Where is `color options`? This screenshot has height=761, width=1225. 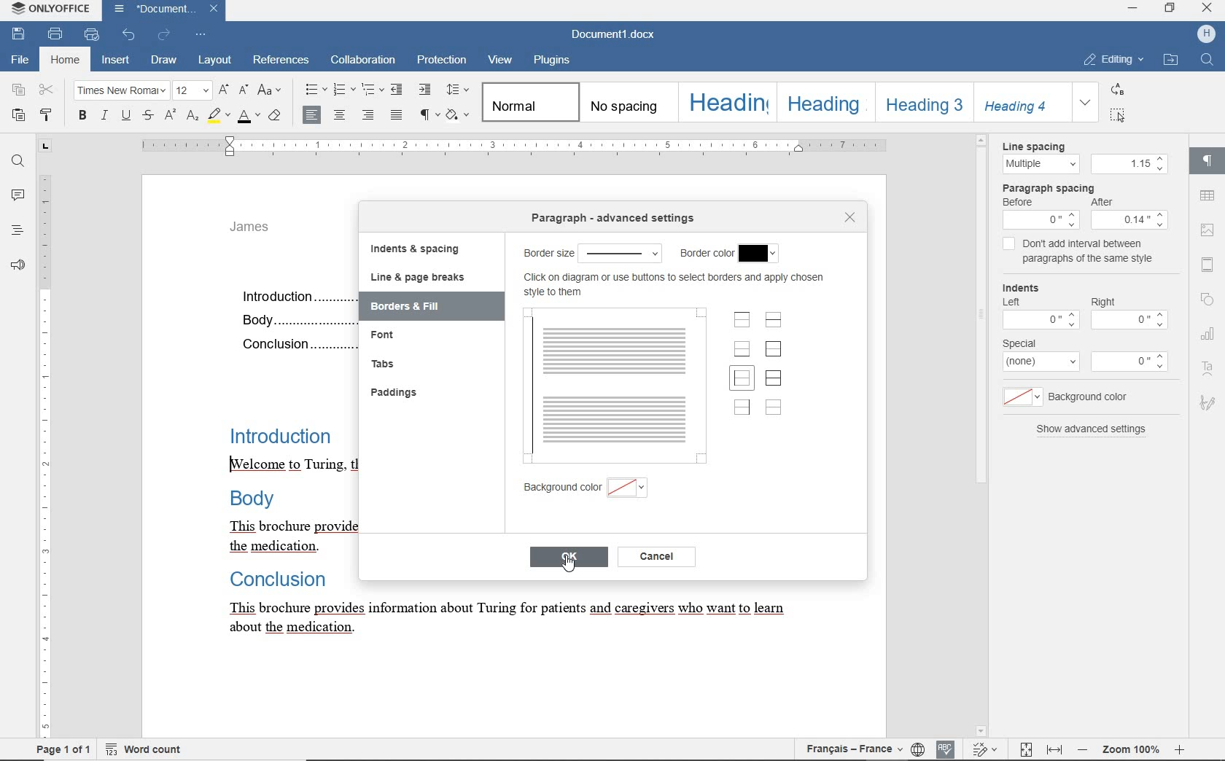 color options is located at coordinates (760, 251).